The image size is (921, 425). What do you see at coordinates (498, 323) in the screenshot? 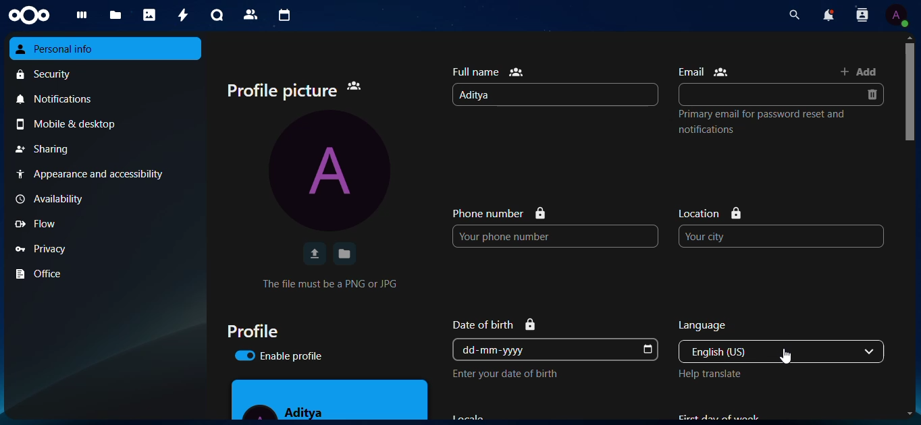
I see `date of birth` at bounding box center [498, 323].